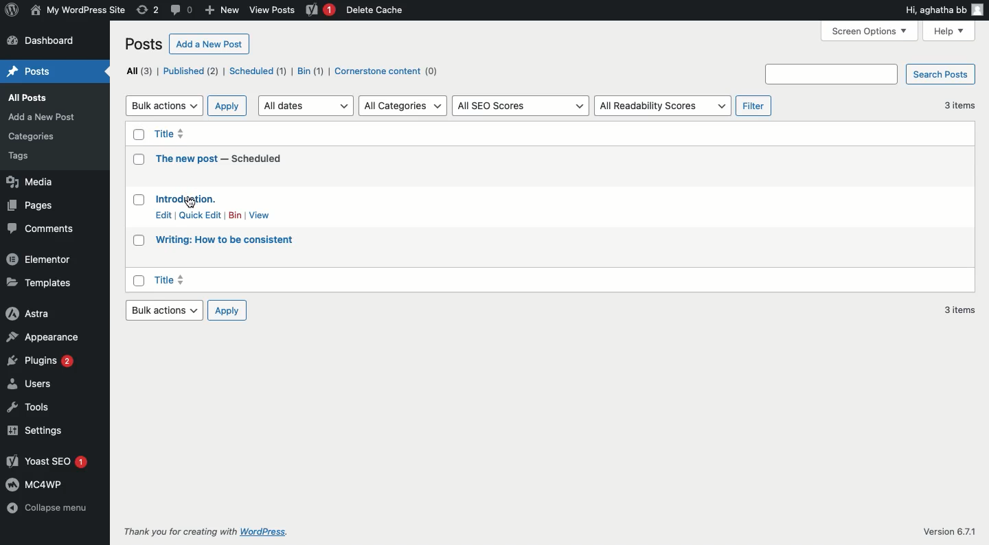  What do you see at coordinates (34, 97) in the screenshot?
I see `All Posts` at bounding box center [34, 97].